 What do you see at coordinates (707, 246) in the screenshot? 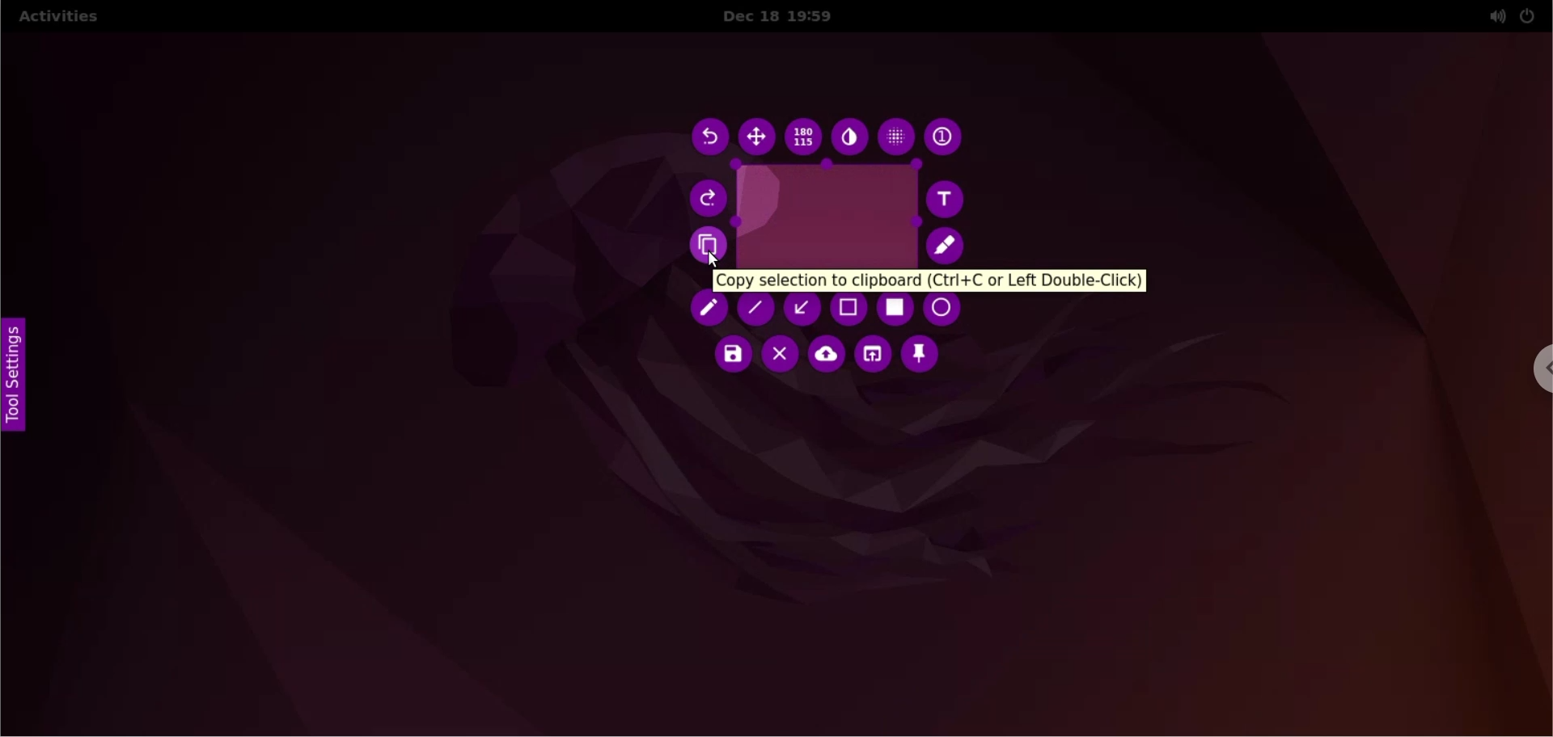
I see `copy ` at bounding box center [707, 246].